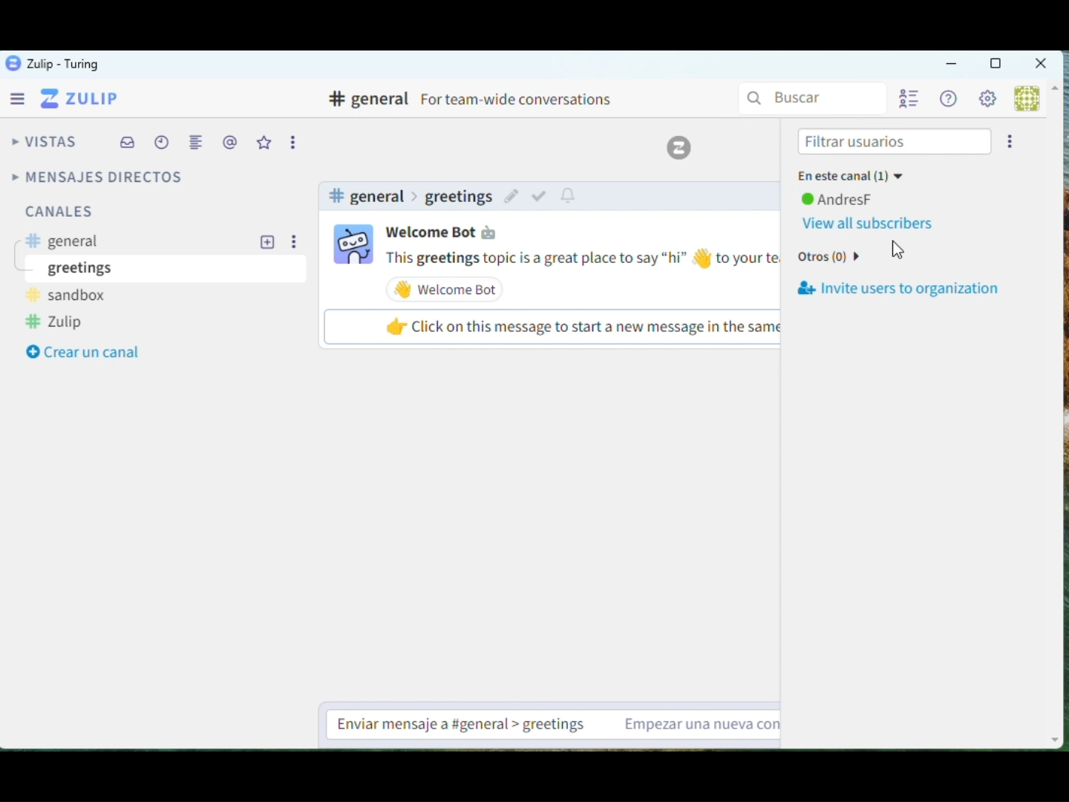 This screenshot has height=802, width=1069. I want to click on Create a channel, so click(88, 353).